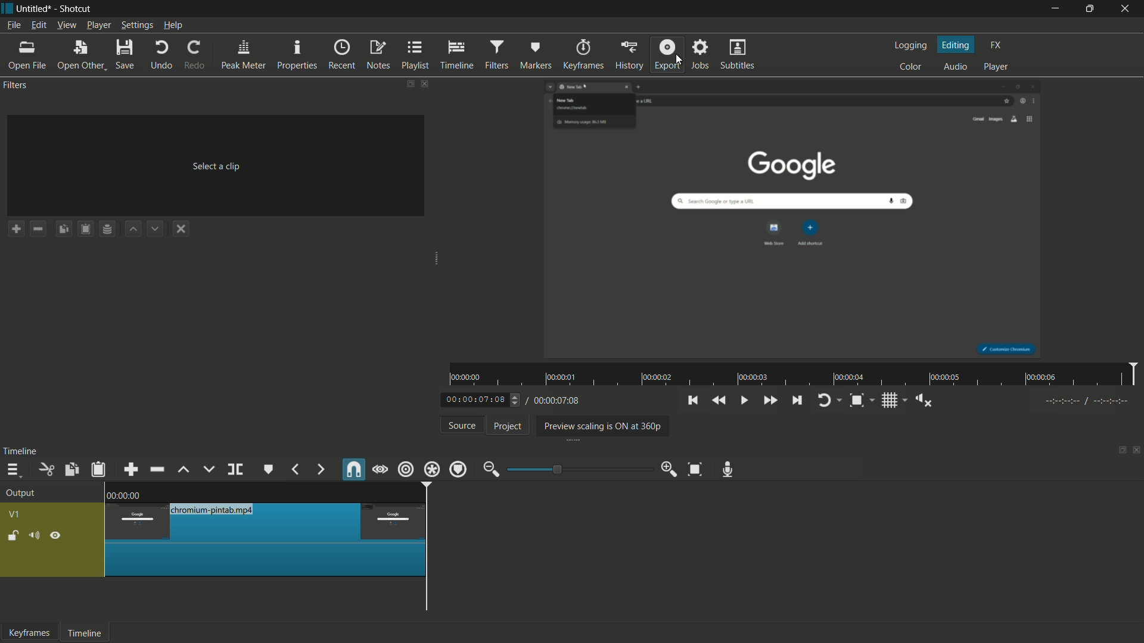 Image resolution: width=1144 pixels, height=643 pixels. Describe the element at coordinates (381, 471) in the screenshot. I see `scrub while dragging` at that location.